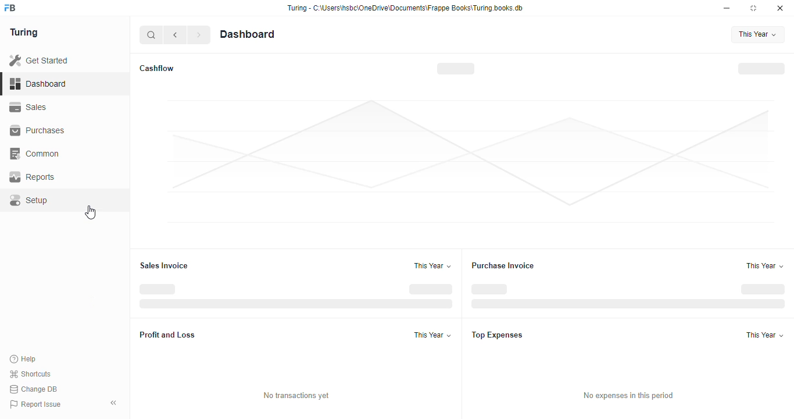 Image resolution: width=794 pixels, height=419 pixels. What do you see at coordinates (432, 265) in the screenshot?
I see `this year` at bounding box center [432, 265].